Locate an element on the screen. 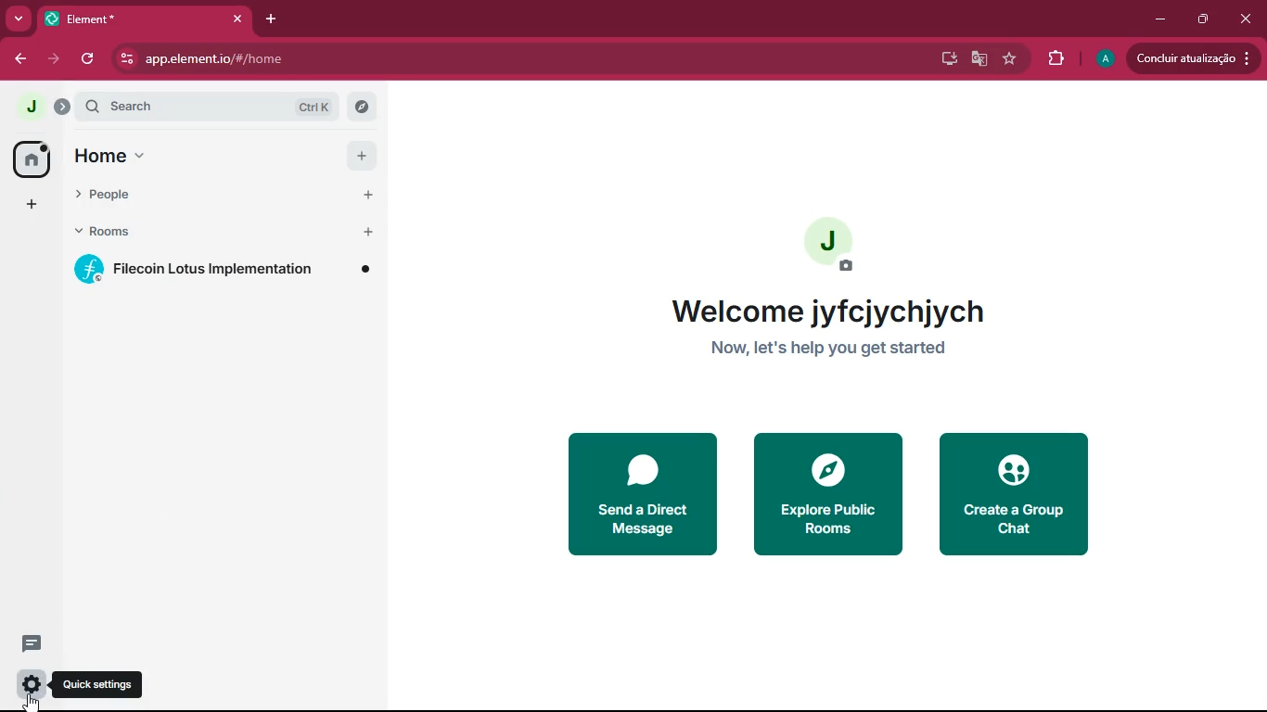 Image resolution: width=1267 pixels, height=712 pixels. close is located at coordinates (1248, 22).